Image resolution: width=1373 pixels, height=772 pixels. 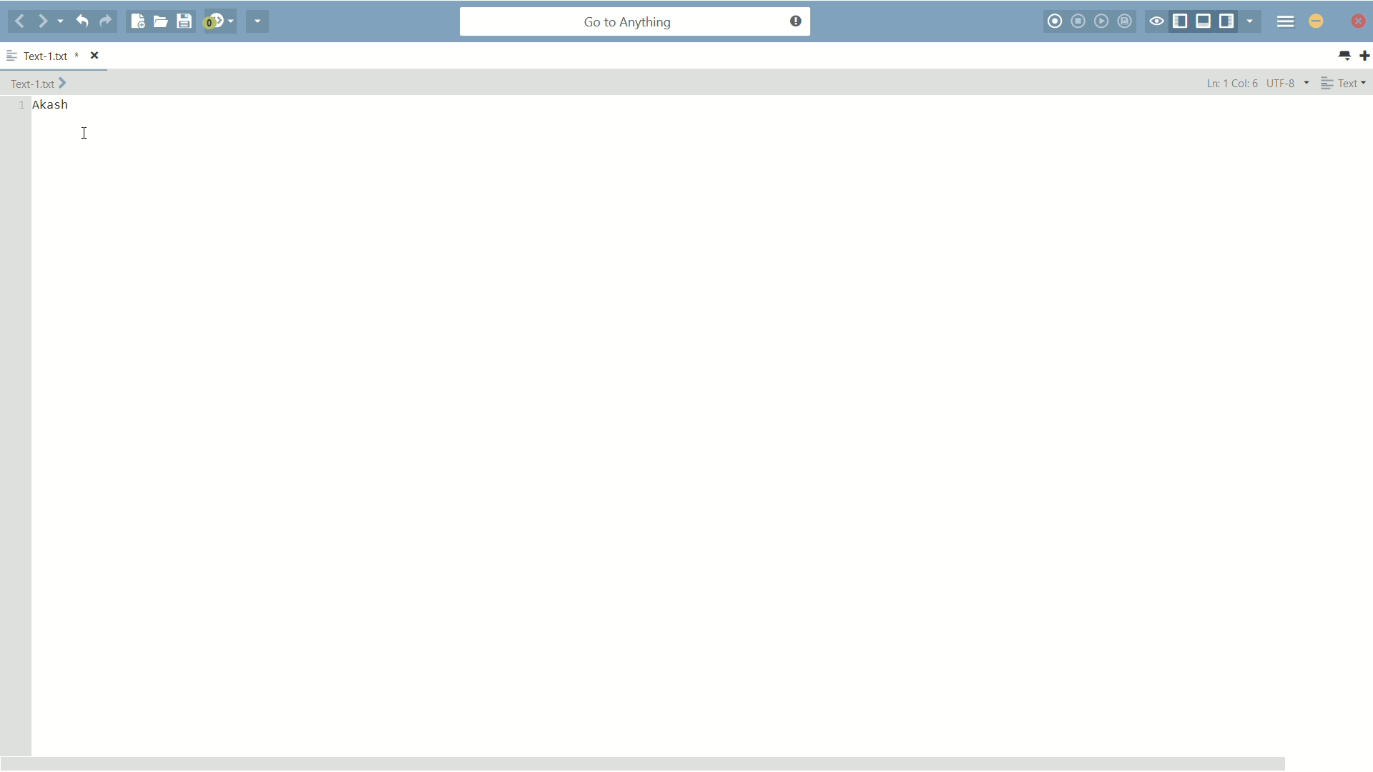 I want to click on stop macro, so click(x=1078, y=21).